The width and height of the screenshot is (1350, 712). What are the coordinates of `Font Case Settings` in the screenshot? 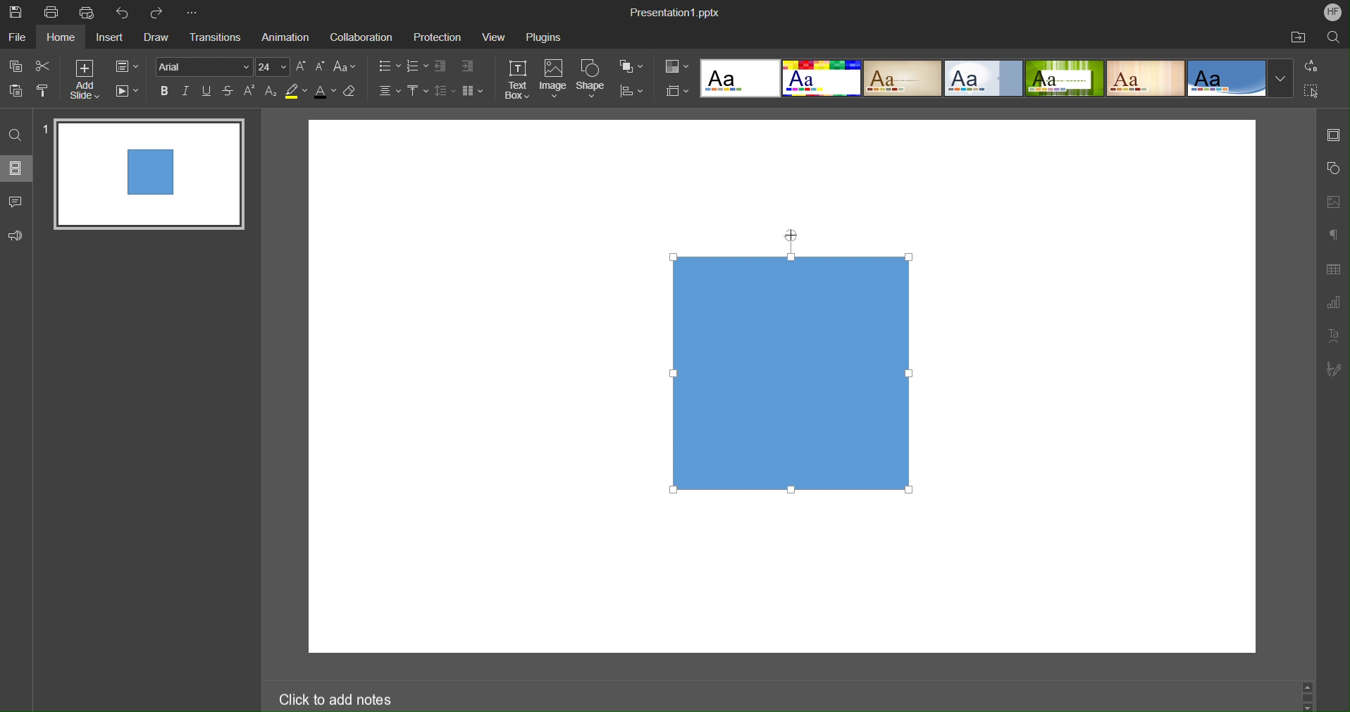 It's located at (345, 67).